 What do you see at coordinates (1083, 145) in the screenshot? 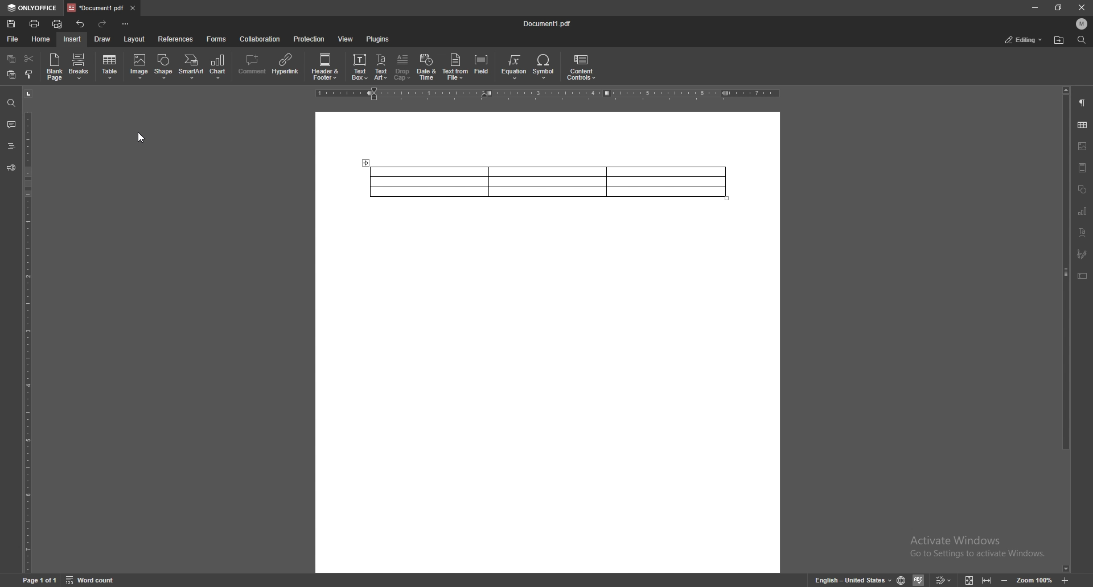
I see `image` at bounding box center [1083, 145].